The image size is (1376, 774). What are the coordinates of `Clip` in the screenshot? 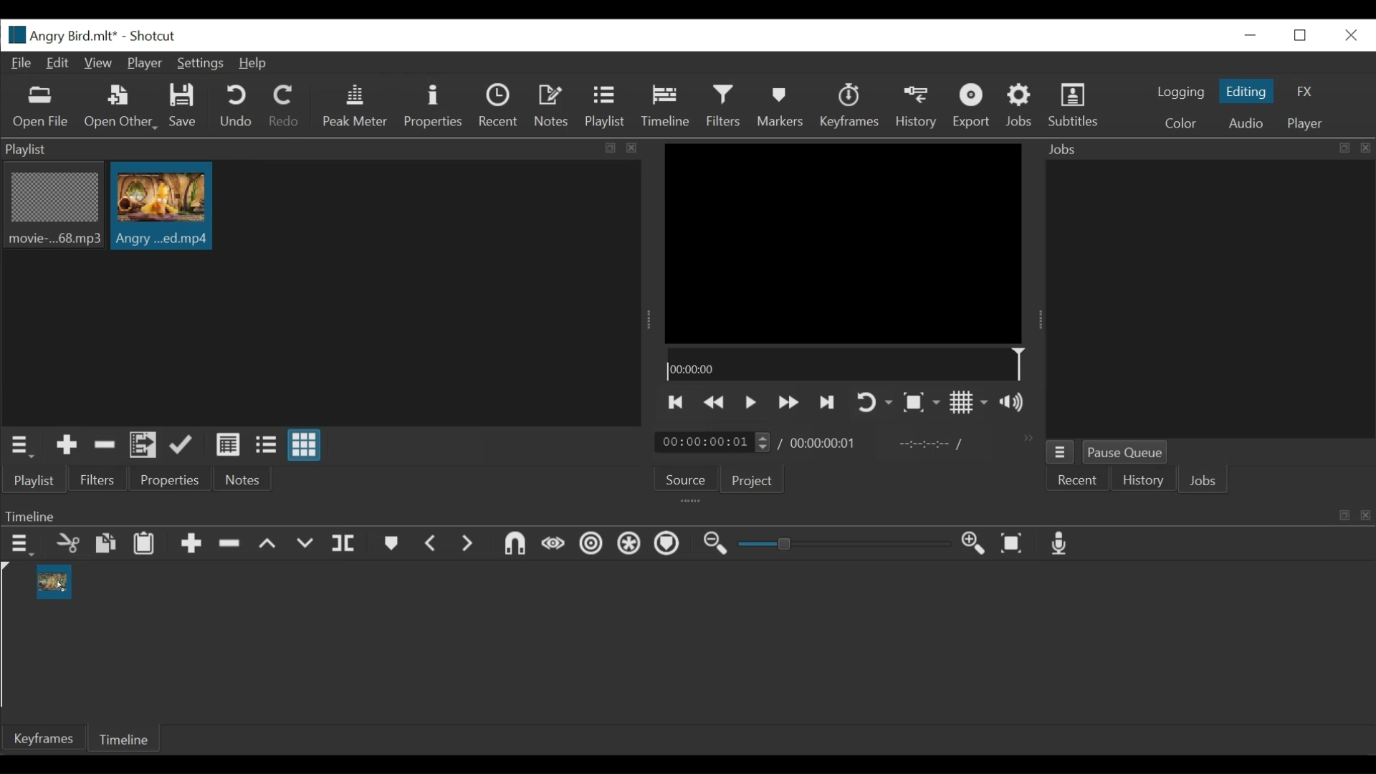 It's located at (161, 206).